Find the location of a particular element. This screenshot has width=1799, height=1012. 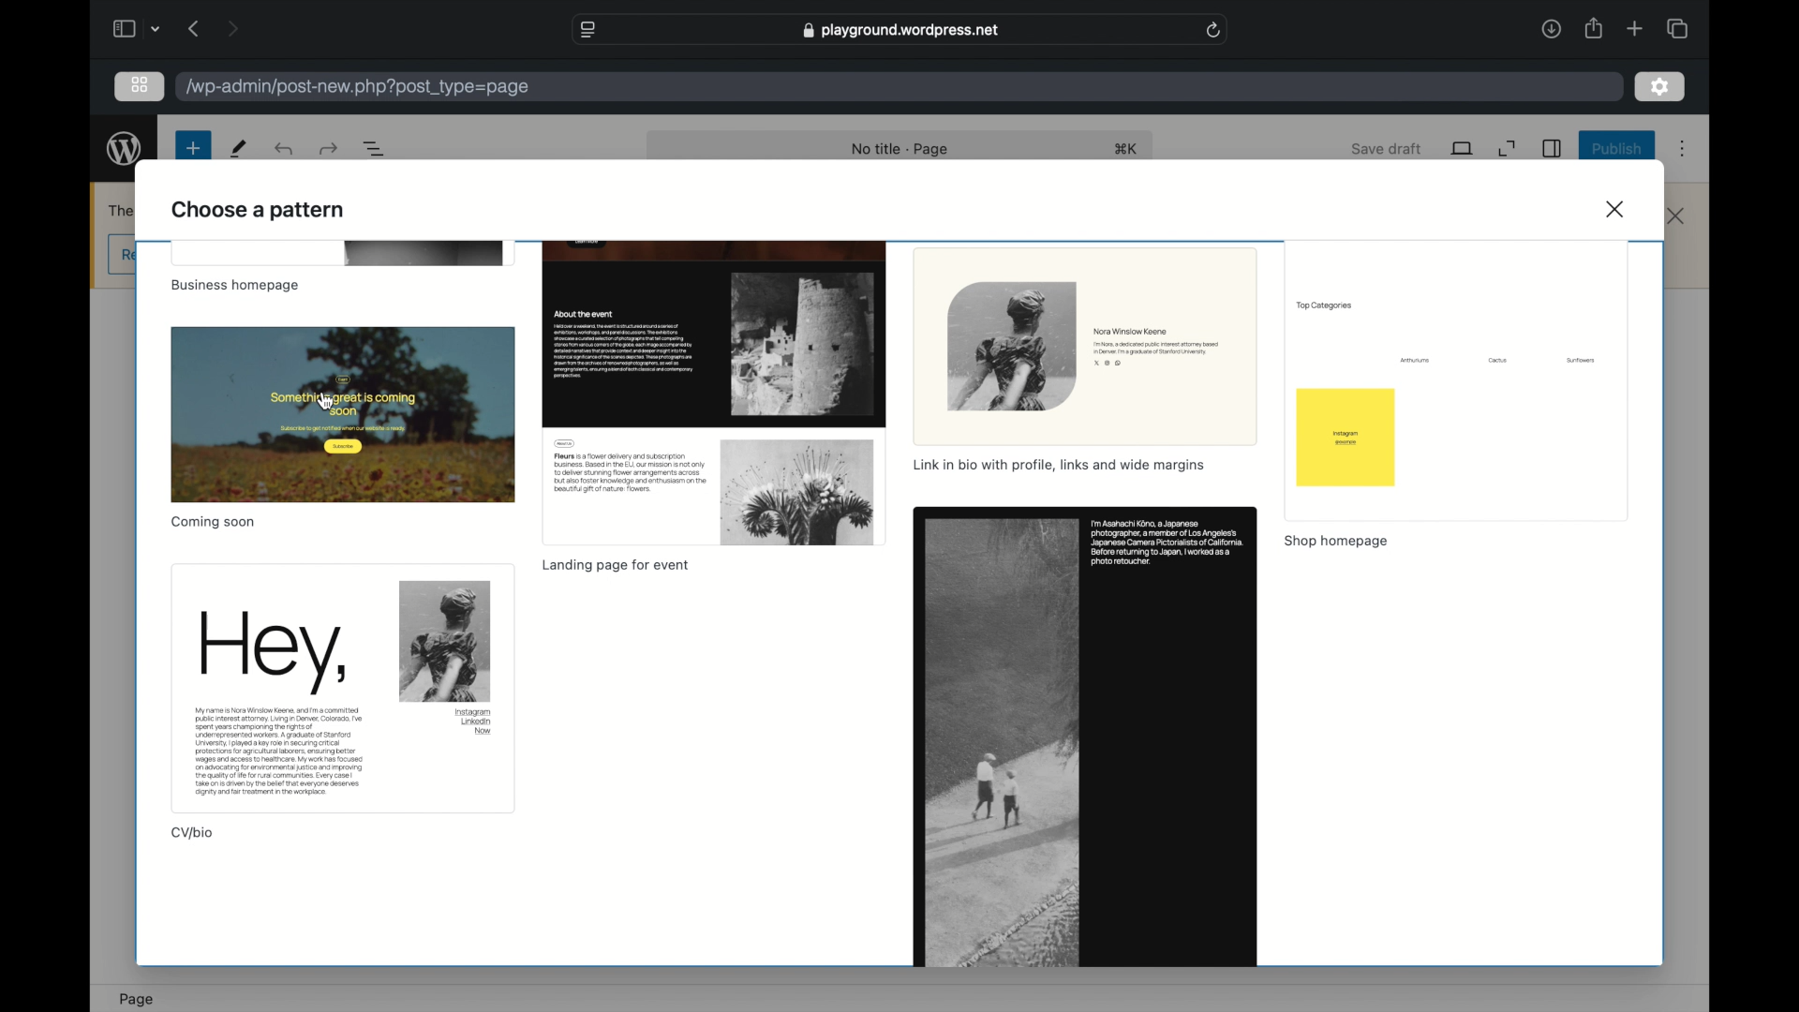

preview is located at coordinates (344, 413).